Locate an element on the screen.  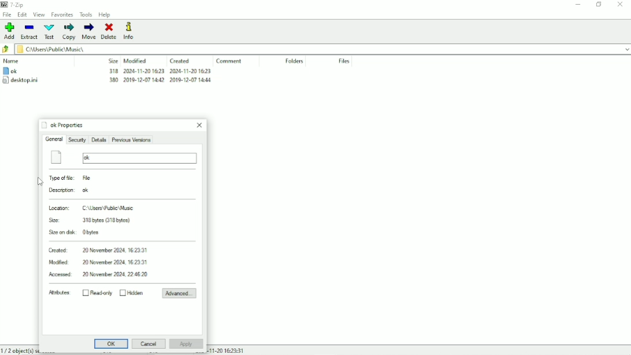
Info is located at coordinates (130, 31).